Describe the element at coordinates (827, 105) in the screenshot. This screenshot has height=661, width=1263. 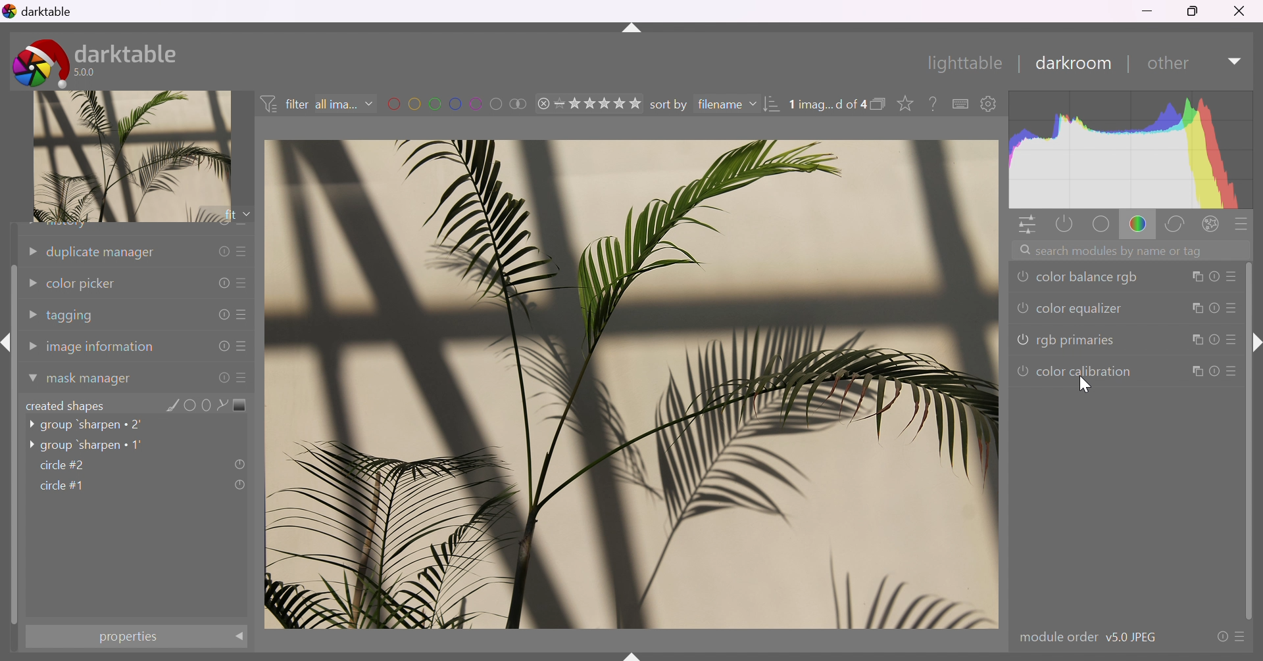
I see `1 image selected of 4` at that location.